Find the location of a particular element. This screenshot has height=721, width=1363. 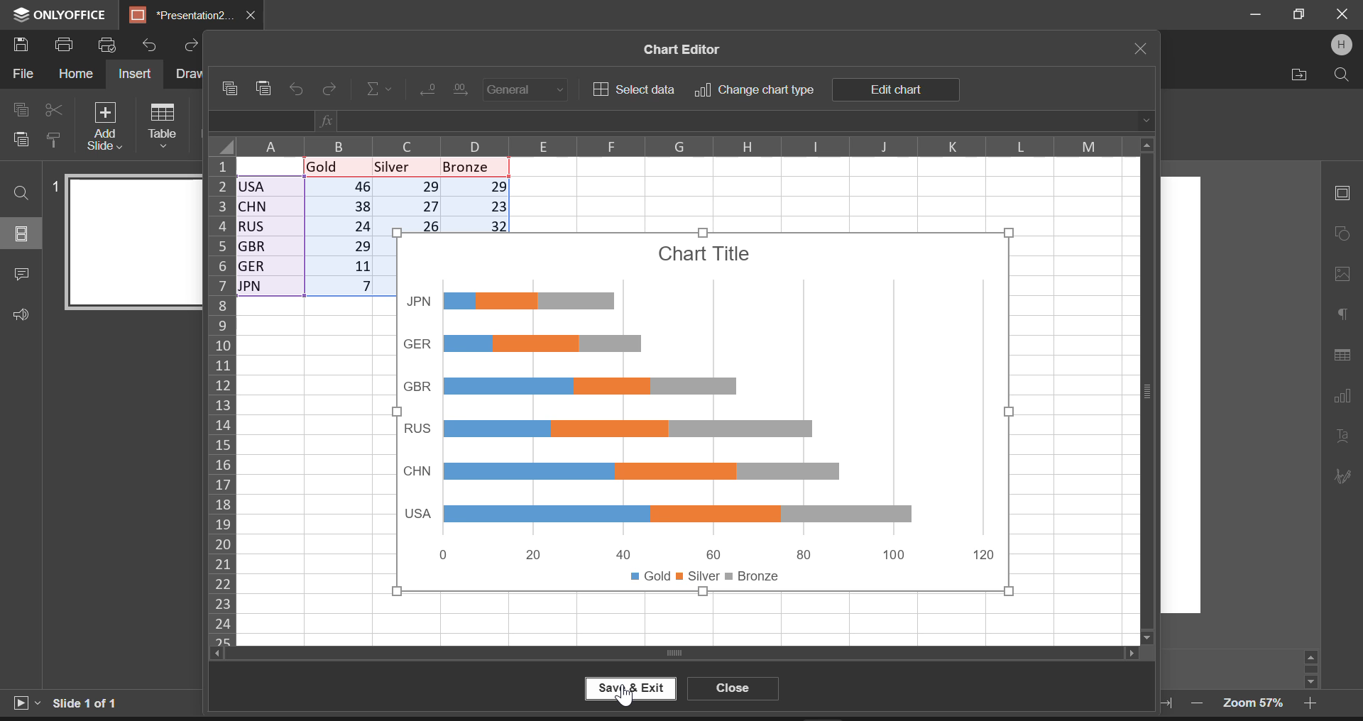

Slides is located at coordinates (23, 233).